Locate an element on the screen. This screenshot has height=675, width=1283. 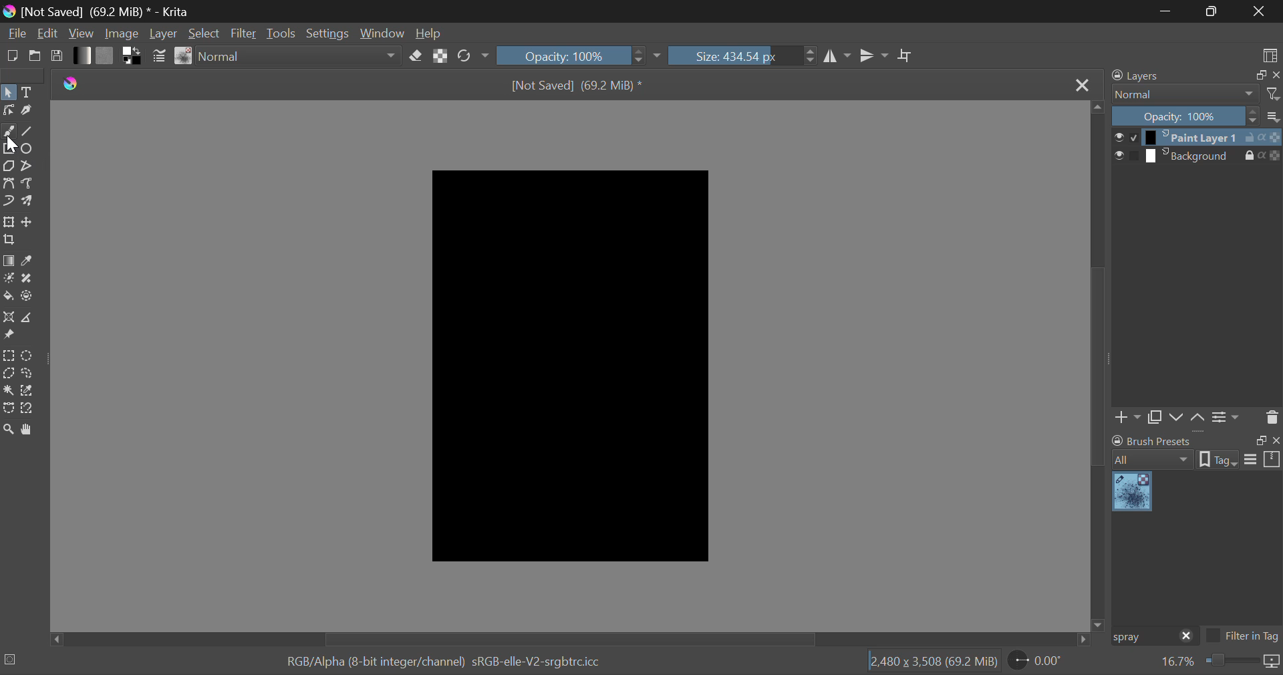
Edit Shapes is located at coordinates (9, 110).